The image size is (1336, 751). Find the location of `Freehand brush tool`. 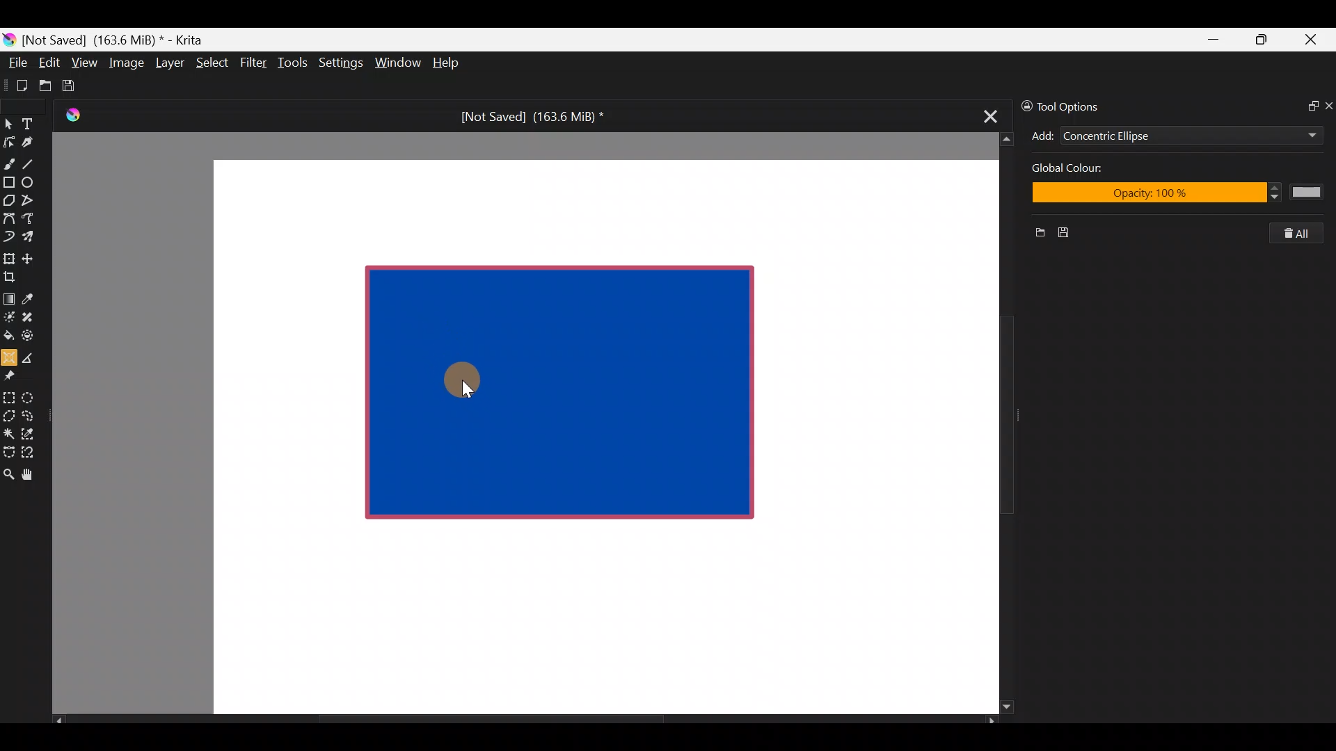

Freehand brush tool is located at coordinates (9, 159).